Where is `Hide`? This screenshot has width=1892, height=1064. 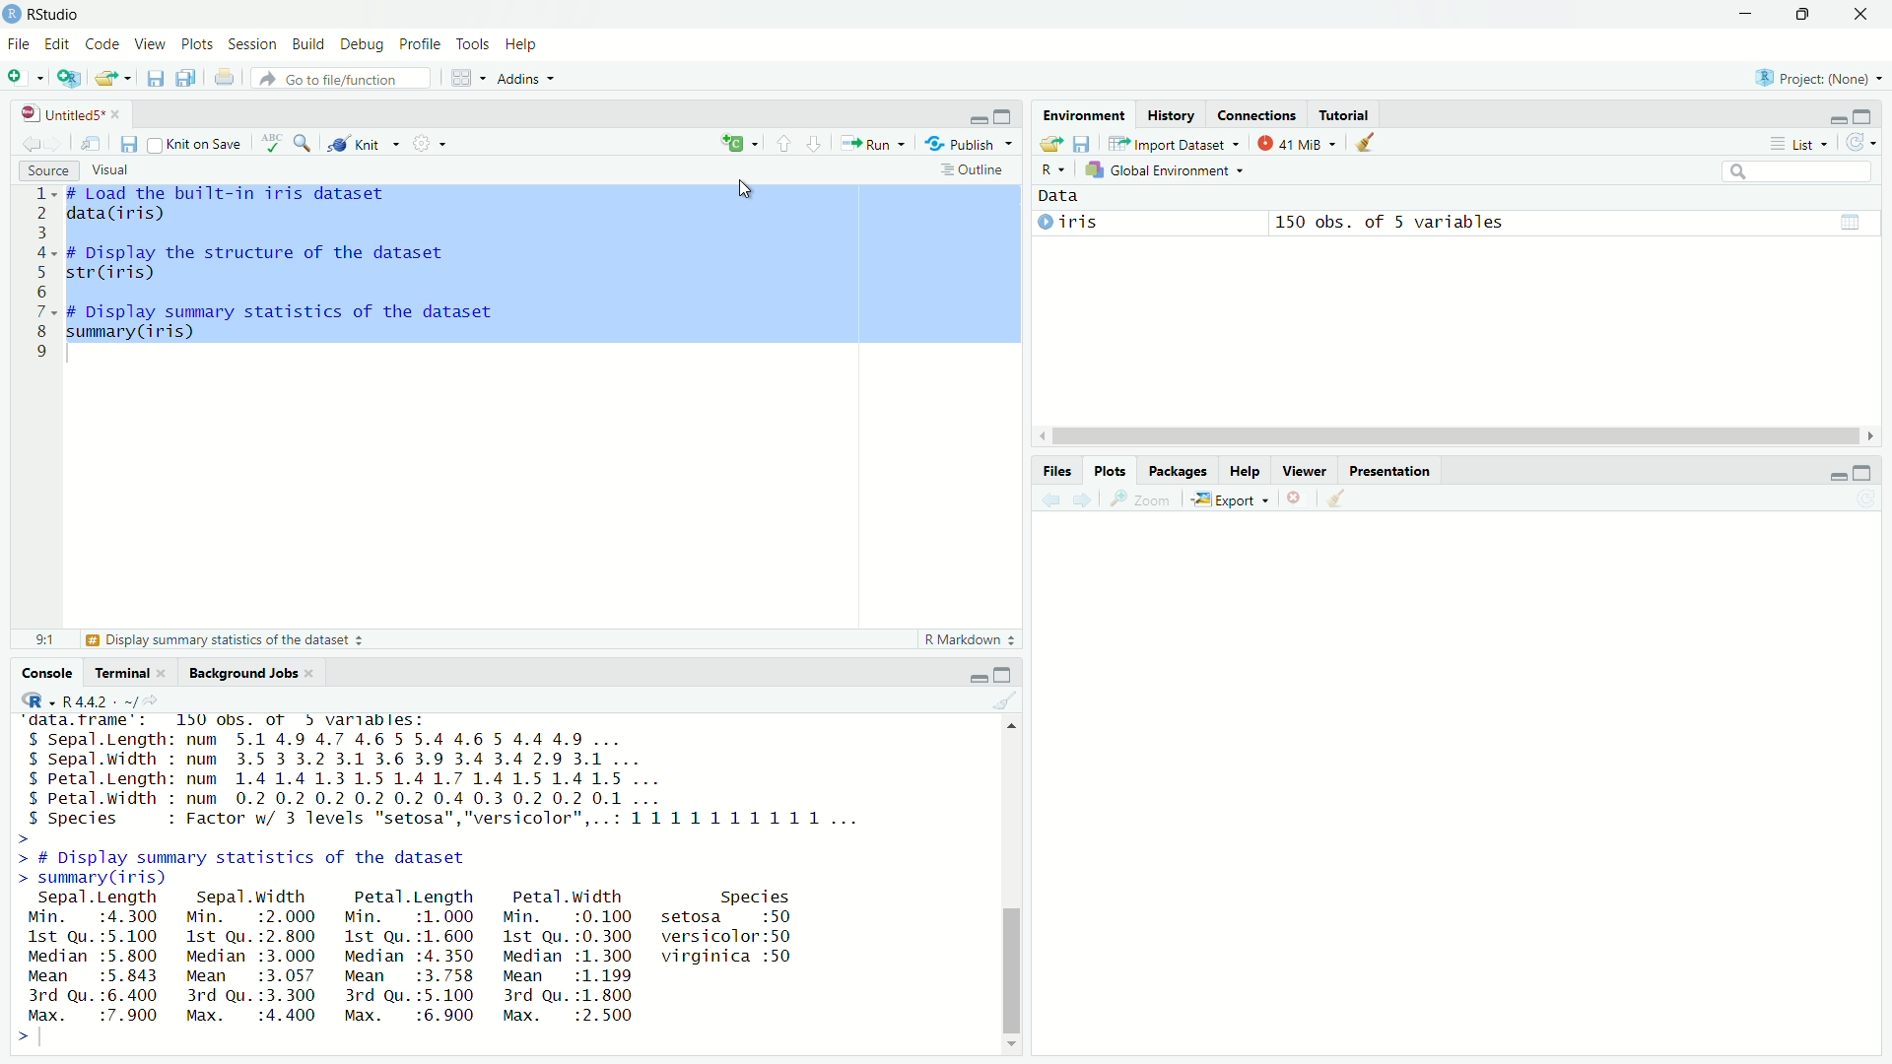
Hide is located at coordinates (975, 675).